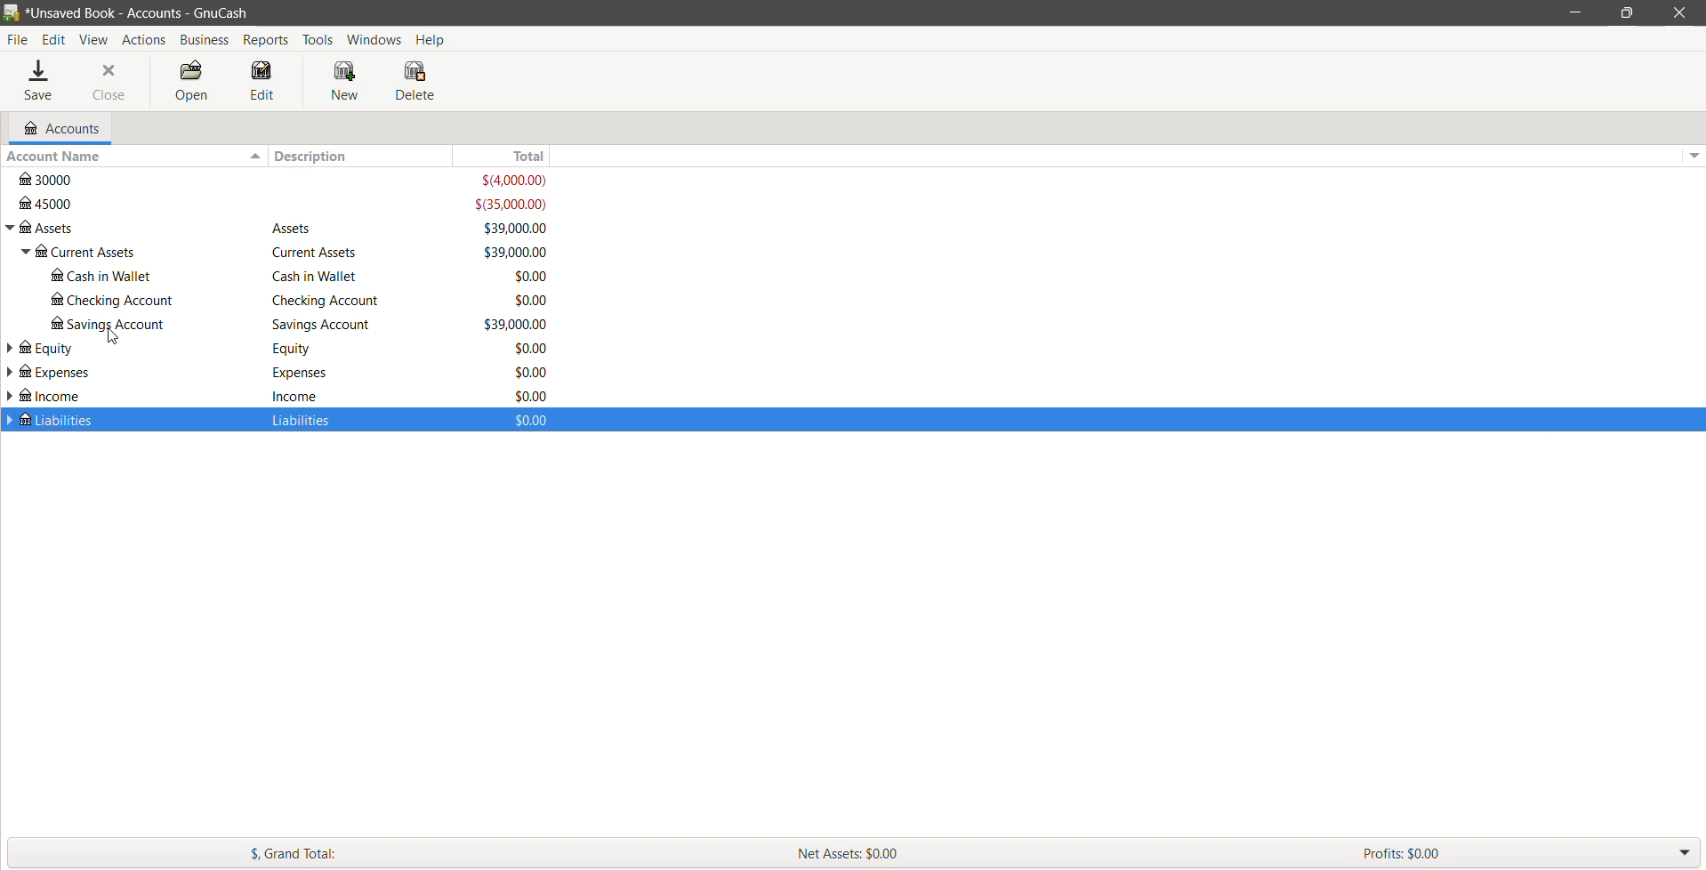  I want to click on File, so click(17, 40).